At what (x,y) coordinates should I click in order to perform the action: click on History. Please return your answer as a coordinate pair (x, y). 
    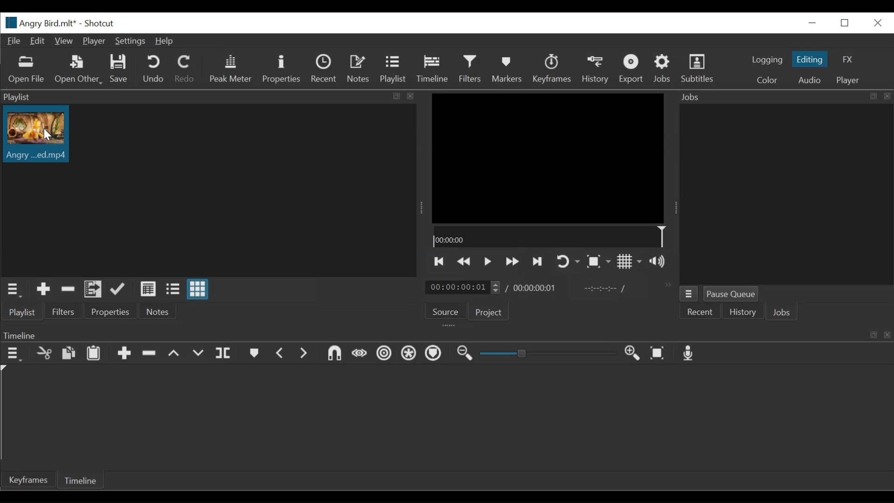
    Looking at the image, I should click on (596, 70).